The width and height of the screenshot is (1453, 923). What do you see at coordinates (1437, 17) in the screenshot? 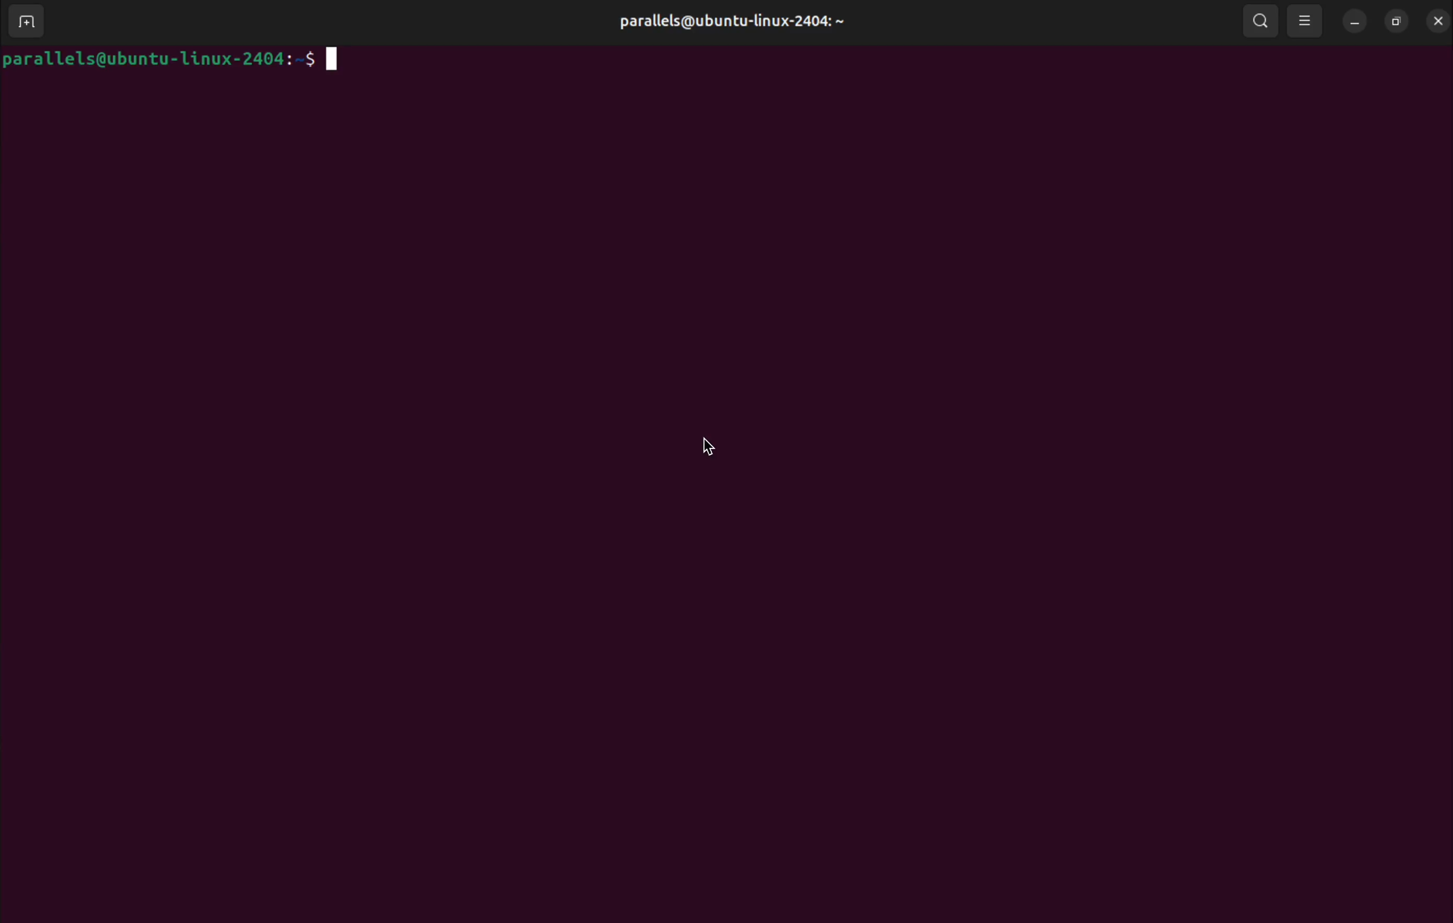
I see `close` at bounding box center [1437, 17].